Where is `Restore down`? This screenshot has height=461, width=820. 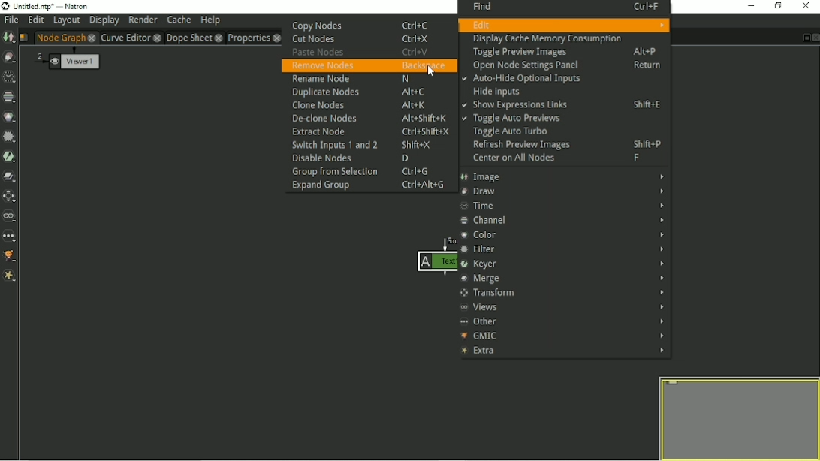 Restore down is located at coordinates (779, 6).